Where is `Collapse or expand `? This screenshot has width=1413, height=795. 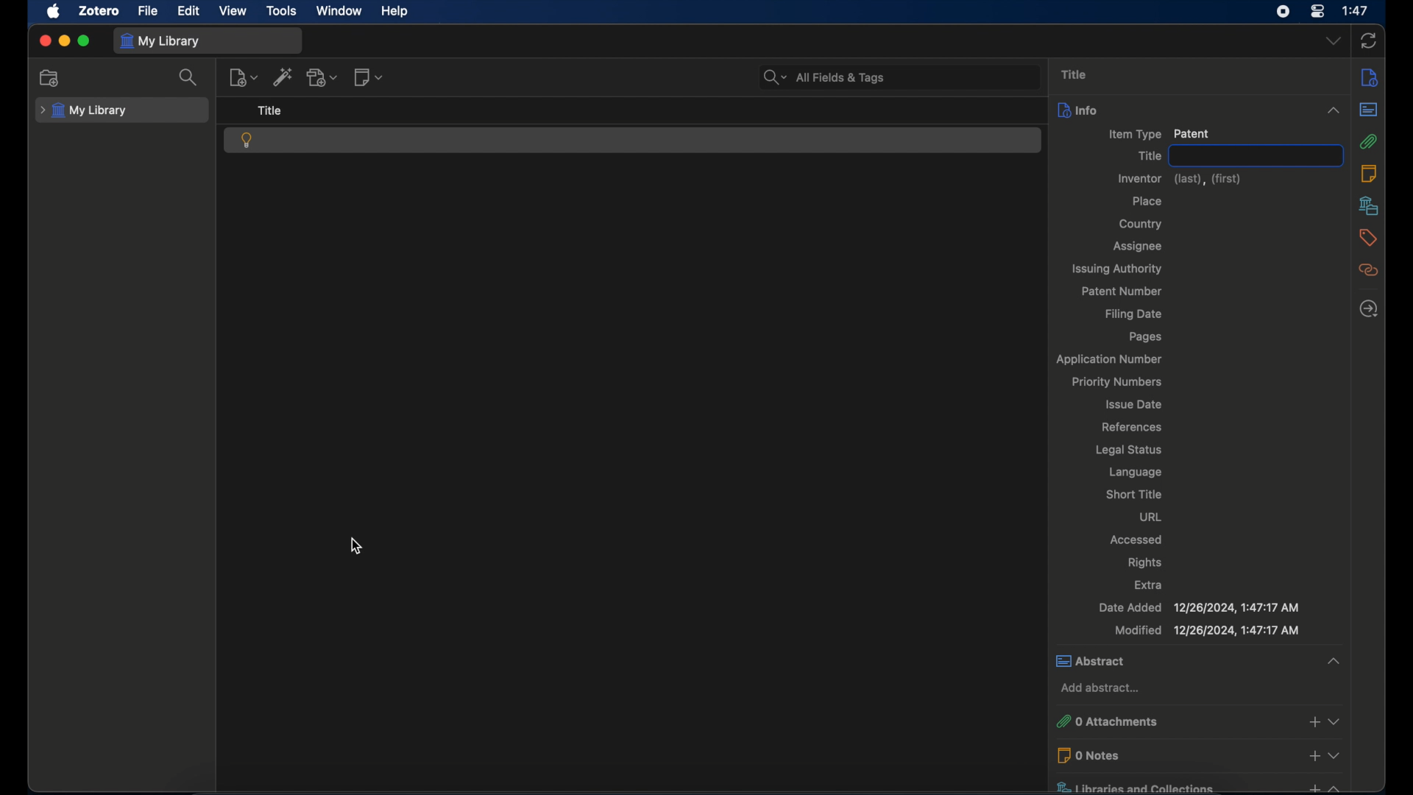 Collapse or expand  is located at coordinates (1333, 661).